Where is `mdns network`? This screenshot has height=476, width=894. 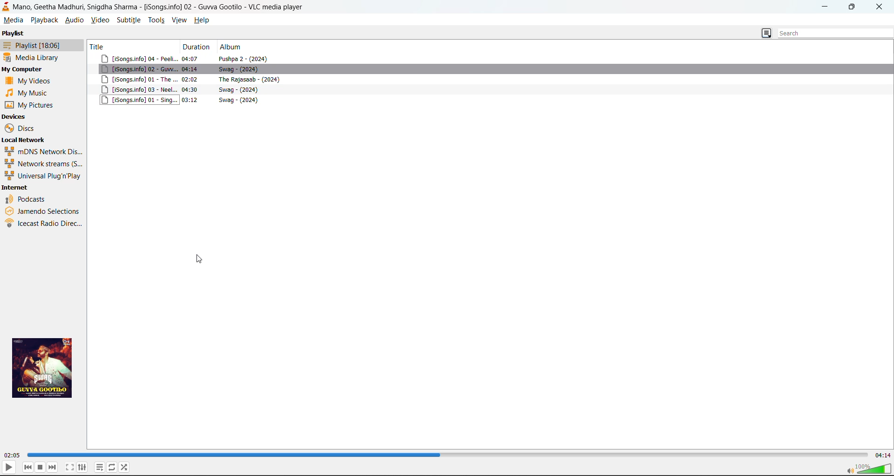 mdns network is located at coordinates (42, 151).